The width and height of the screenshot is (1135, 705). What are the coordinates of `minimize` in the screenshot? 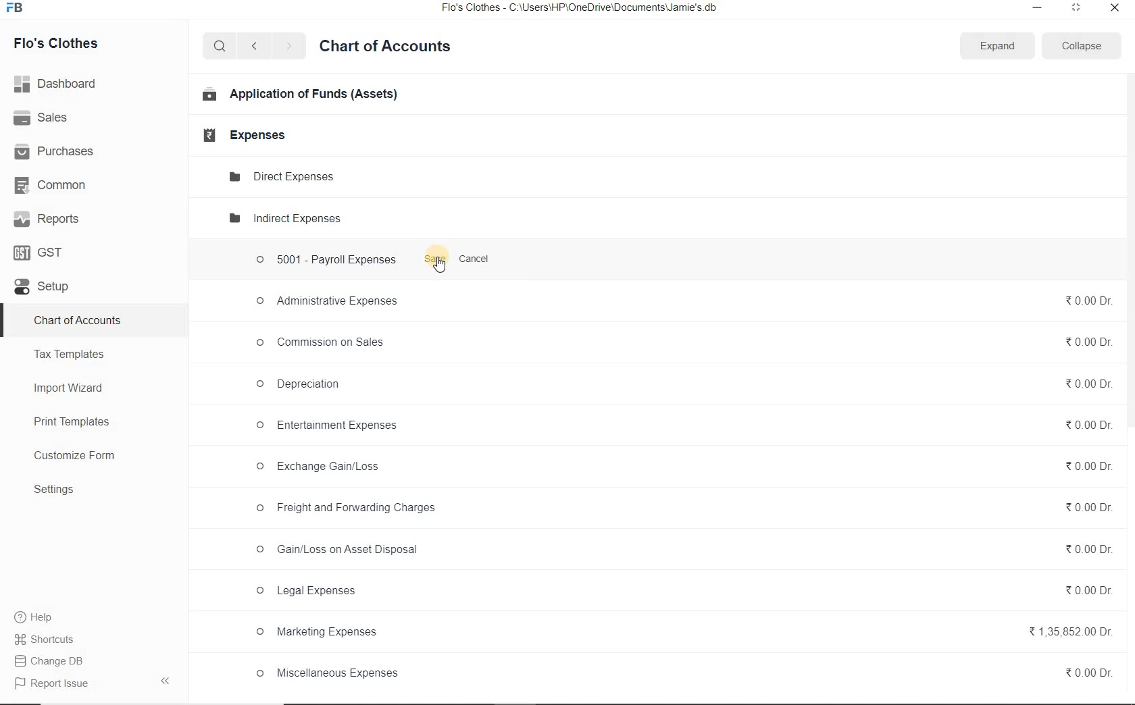 It's located at (1038, 9).